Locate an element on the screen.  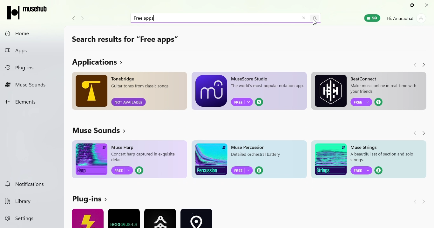
Library is located at coordinates (30, 202).